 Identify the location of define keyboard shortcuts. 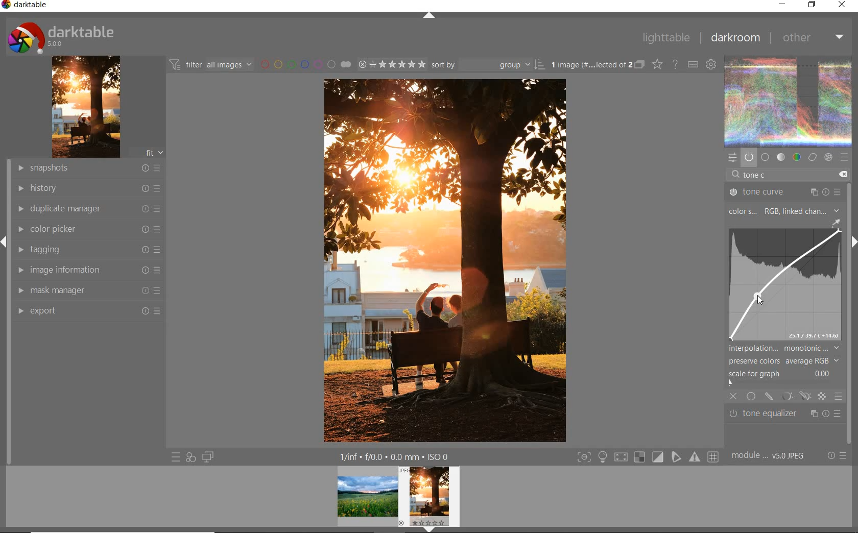
(695, 64).